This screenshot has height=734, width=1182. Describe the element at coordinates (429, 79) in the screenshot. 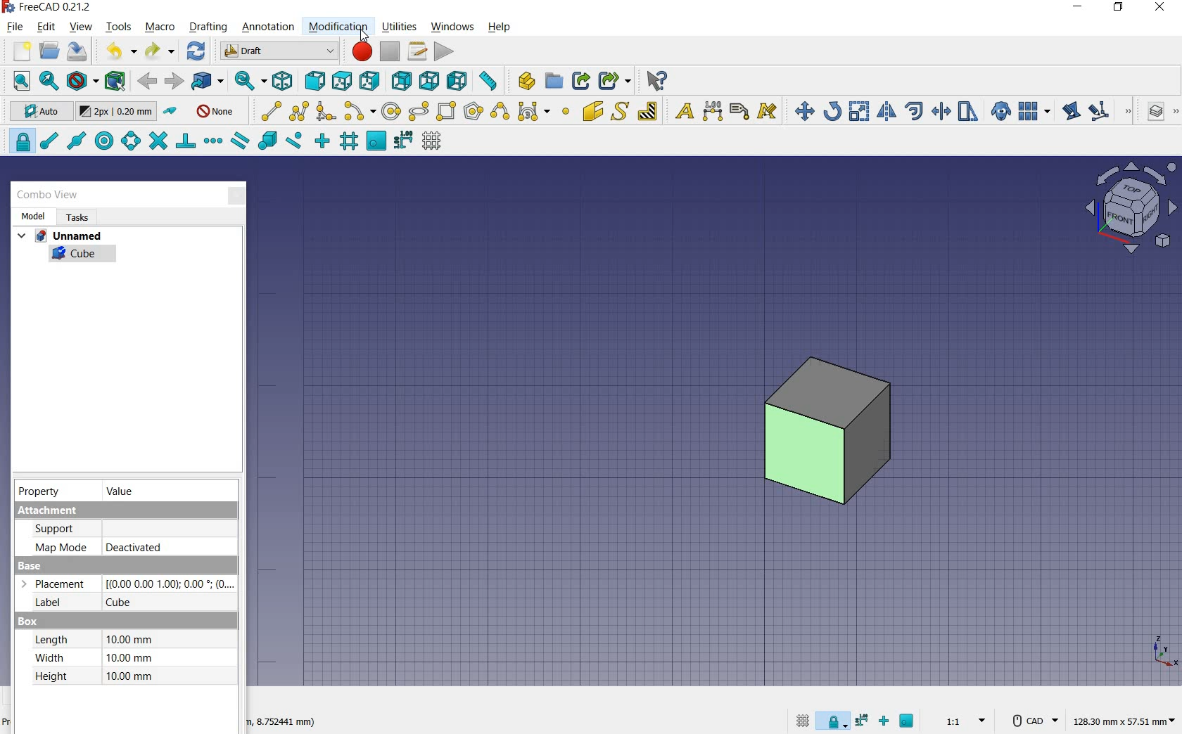

I see `bottom` at that location.